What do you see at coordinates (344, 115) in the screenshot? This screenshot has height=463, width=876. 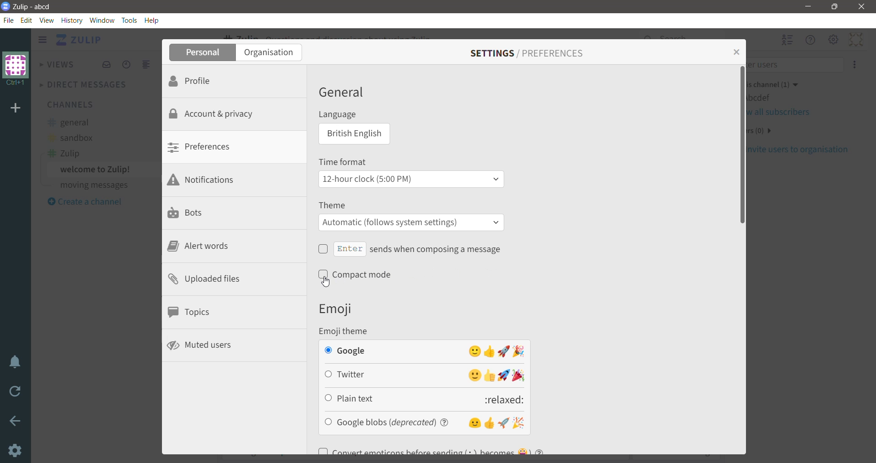 I see `Language` at bounding box center [344, 115].